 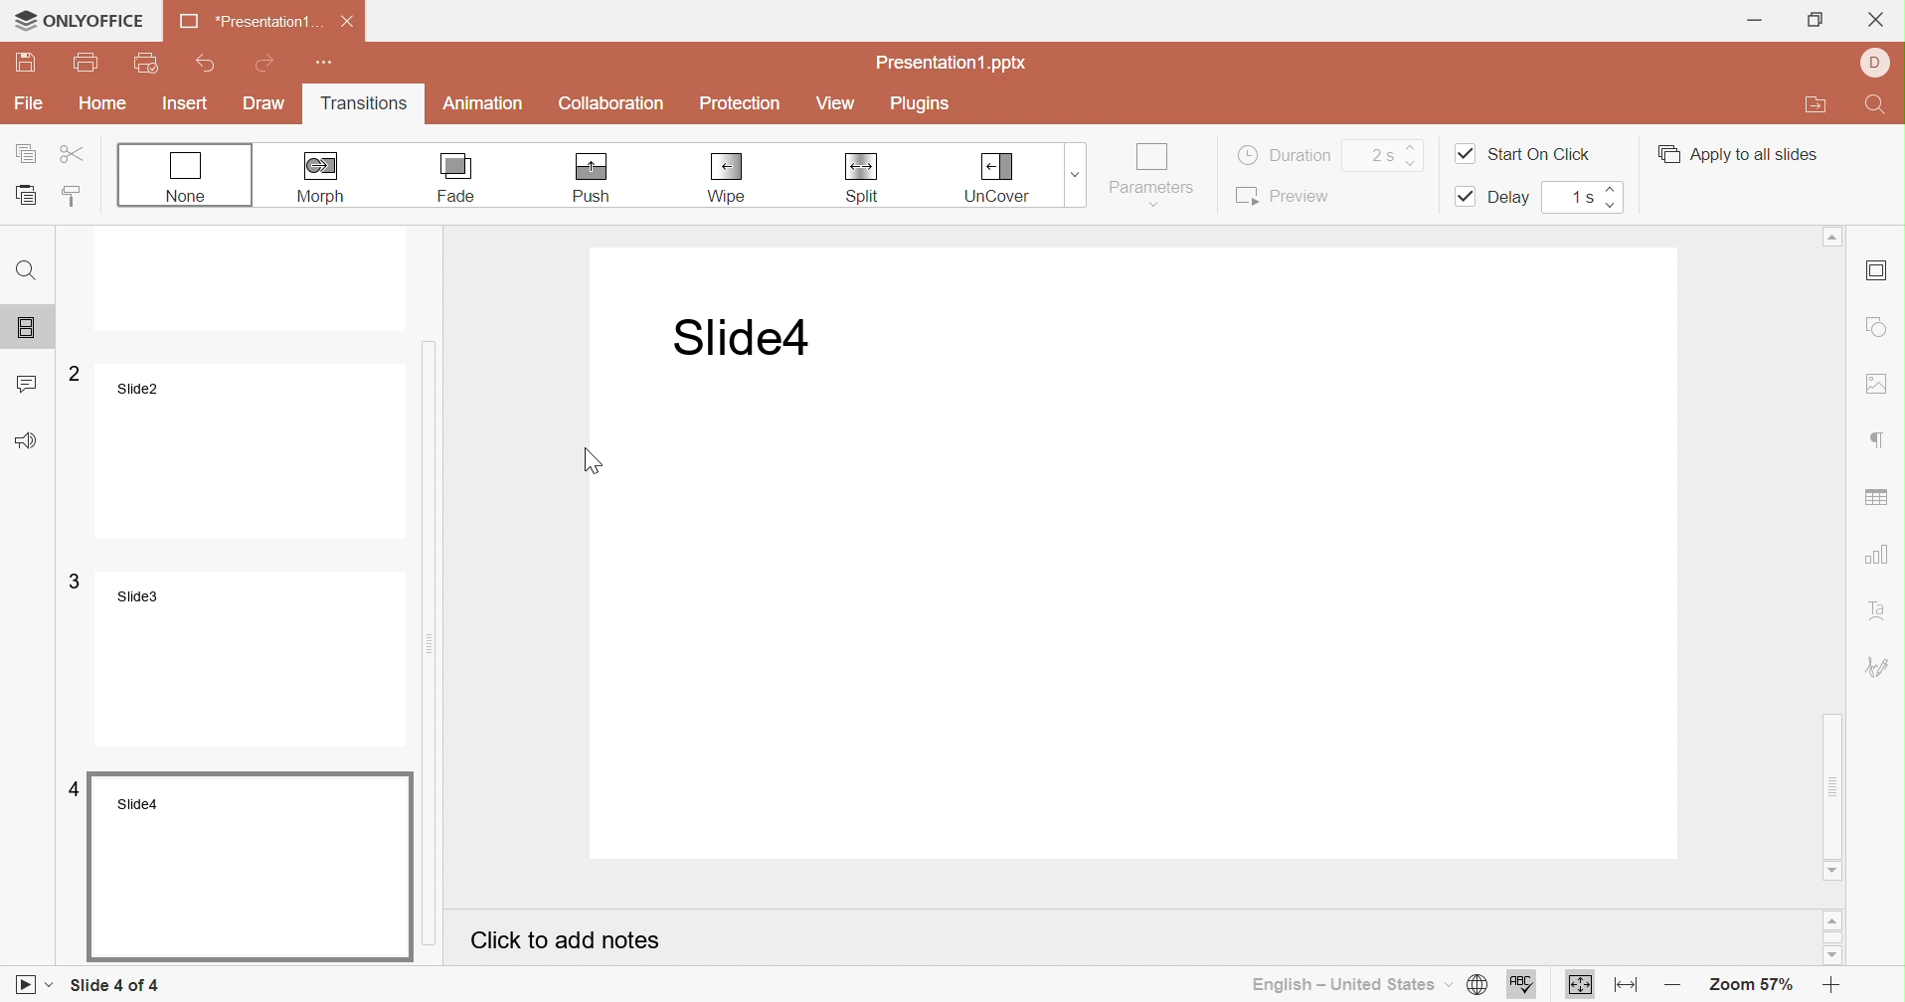 What do you see at coordinates (1816, 105) in the screenshot?
I see `Open file location` at bounding box center [1816, 105].